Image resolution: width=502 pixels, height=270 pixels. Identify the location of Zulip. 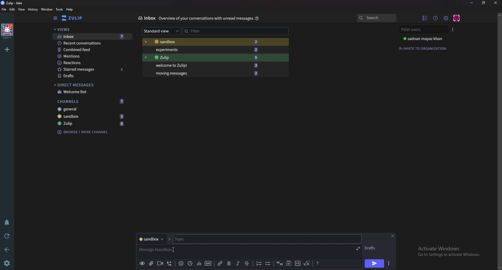
(205, 58).